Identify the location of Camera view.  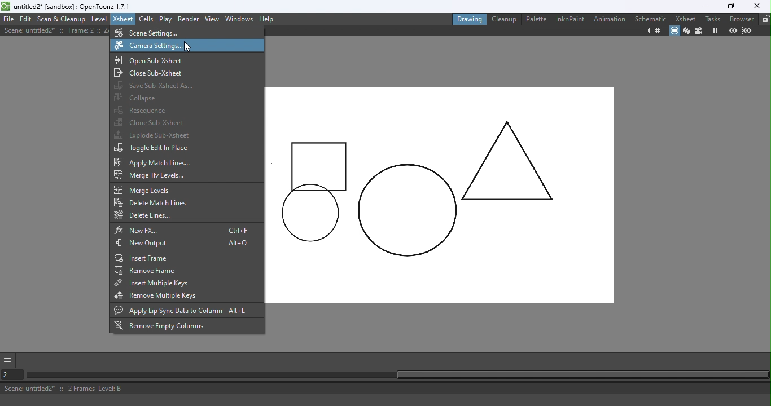
(699, 31).